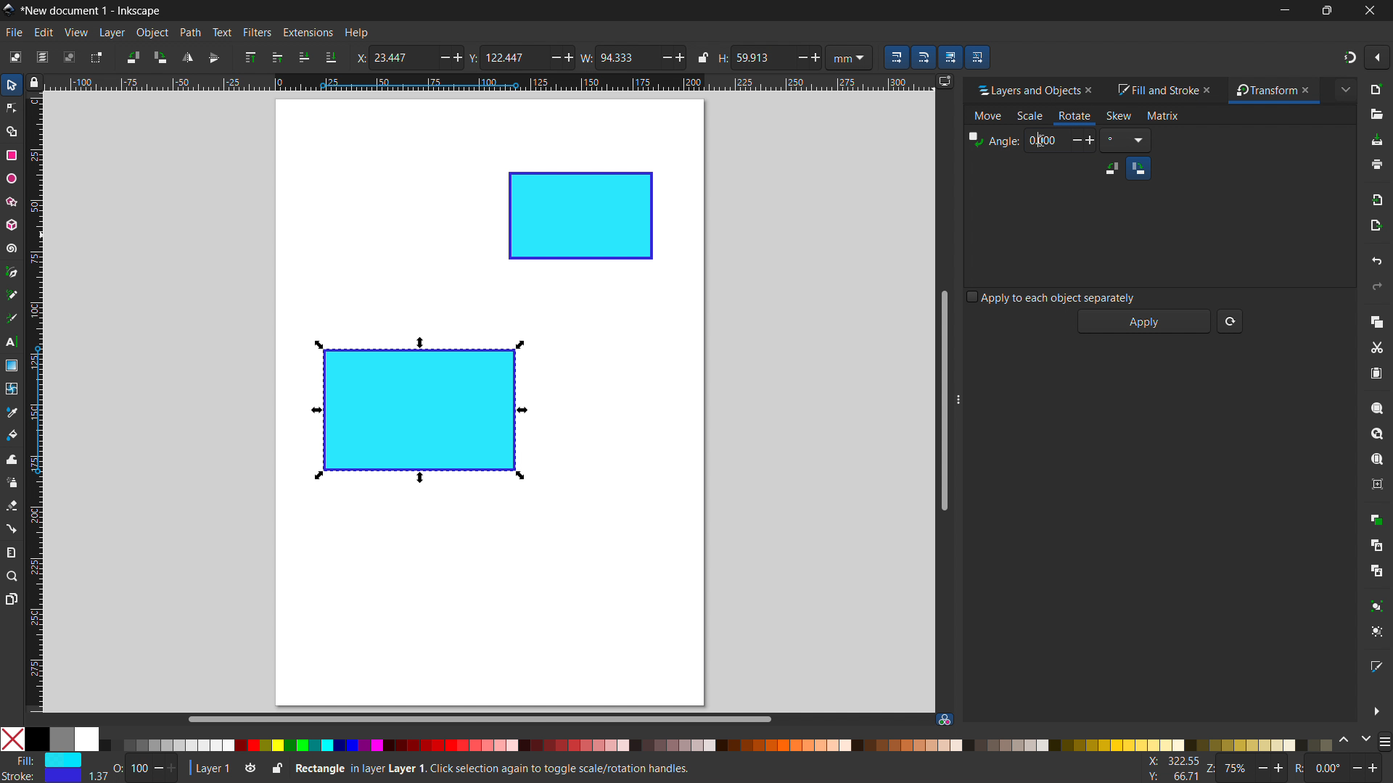 This screenshot has height=783, width=1393. What do you see at coordinates (488, 84) in the screenshot?
I see `horizontal ruler` at bounding box center [488, 84].